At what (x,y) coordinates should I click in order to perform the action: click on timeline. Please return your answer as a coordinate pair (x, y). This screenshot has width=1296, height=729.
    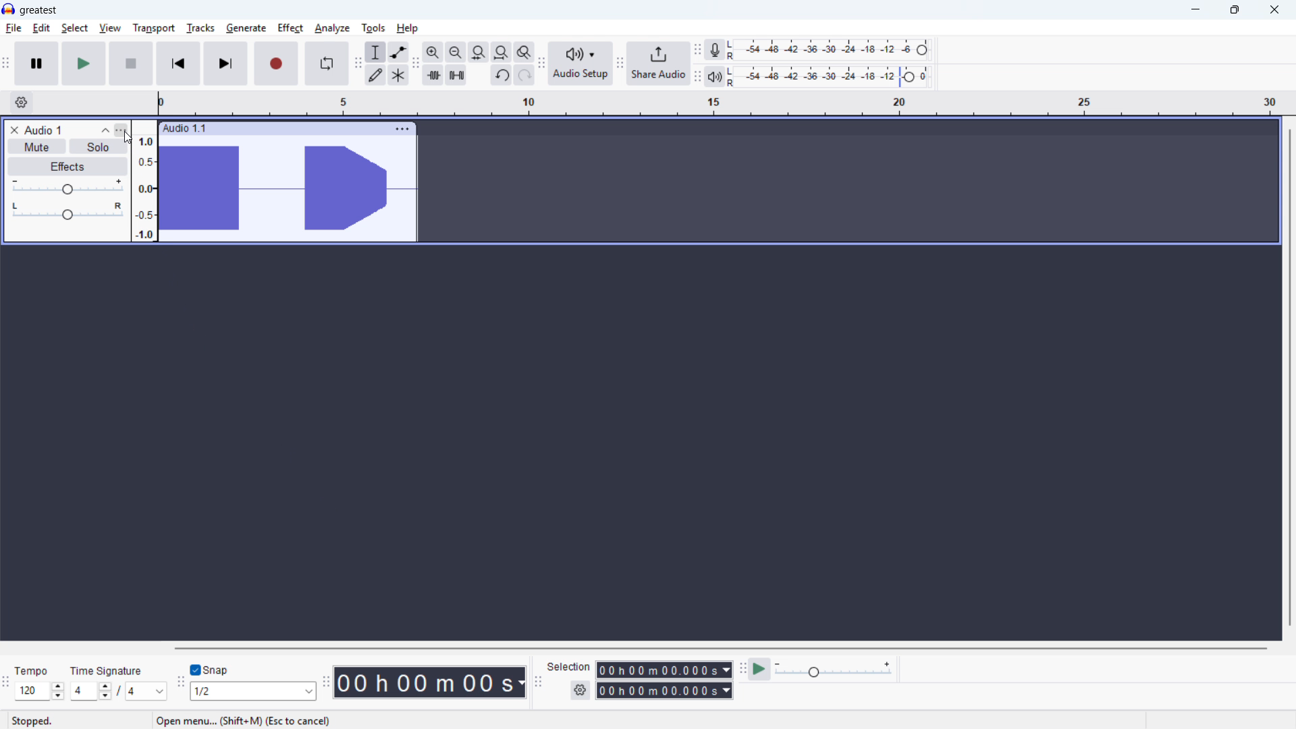
    Looking at the image, I should click on (726, 103).